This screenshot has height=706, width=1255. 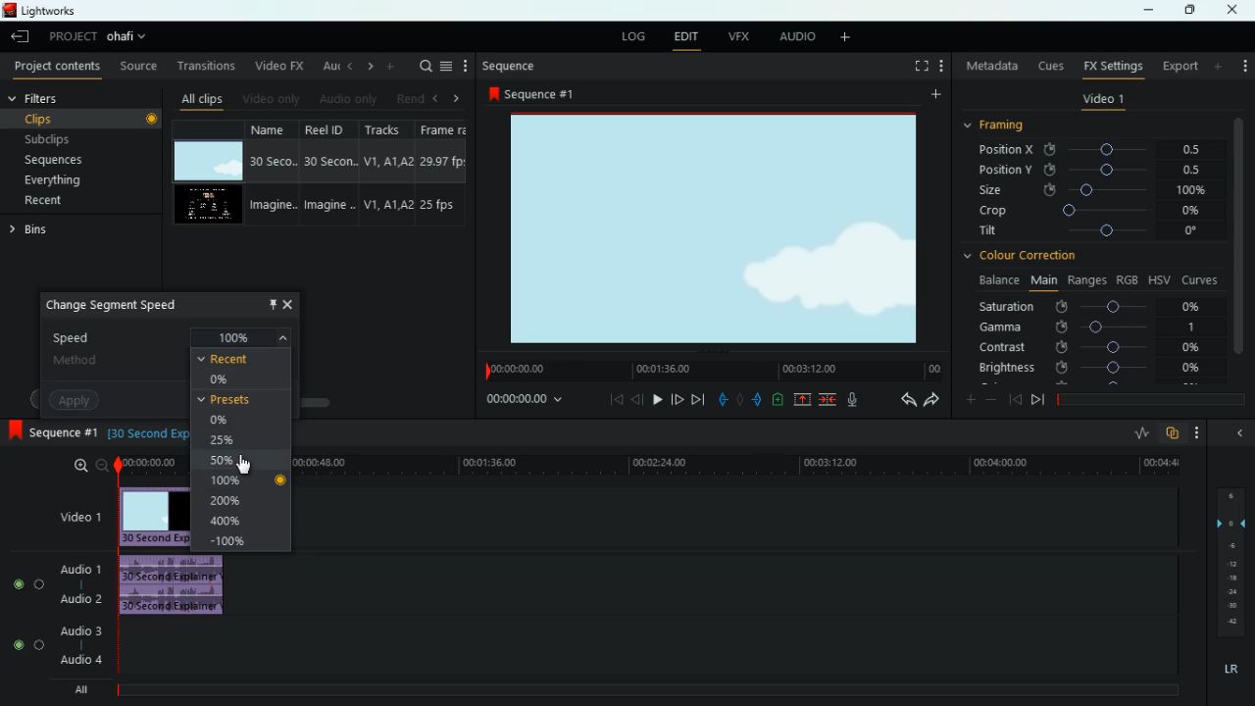 I want to click on -100, so click(x=237, y=542).